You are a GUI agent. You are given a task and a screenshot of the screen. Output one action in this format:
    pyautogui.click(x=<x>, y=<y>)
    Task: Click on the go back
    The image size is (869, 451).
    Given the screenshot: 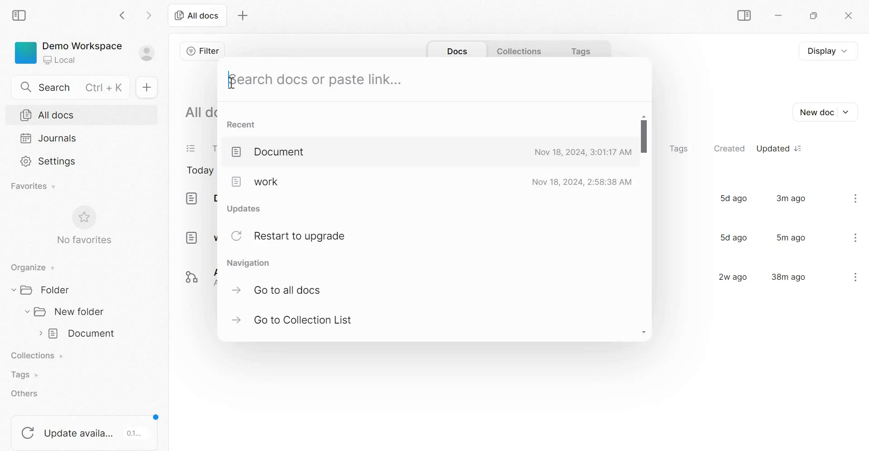 What is the action you would take?
    pyautogui.click(x=123, y=14)
    